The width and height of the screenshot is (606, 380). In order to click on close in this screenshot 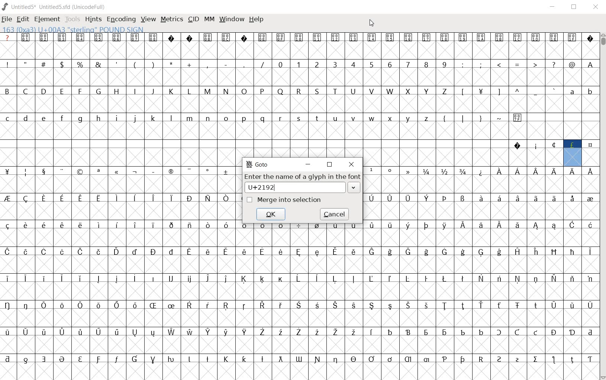, I will do `click(352, 164)`.